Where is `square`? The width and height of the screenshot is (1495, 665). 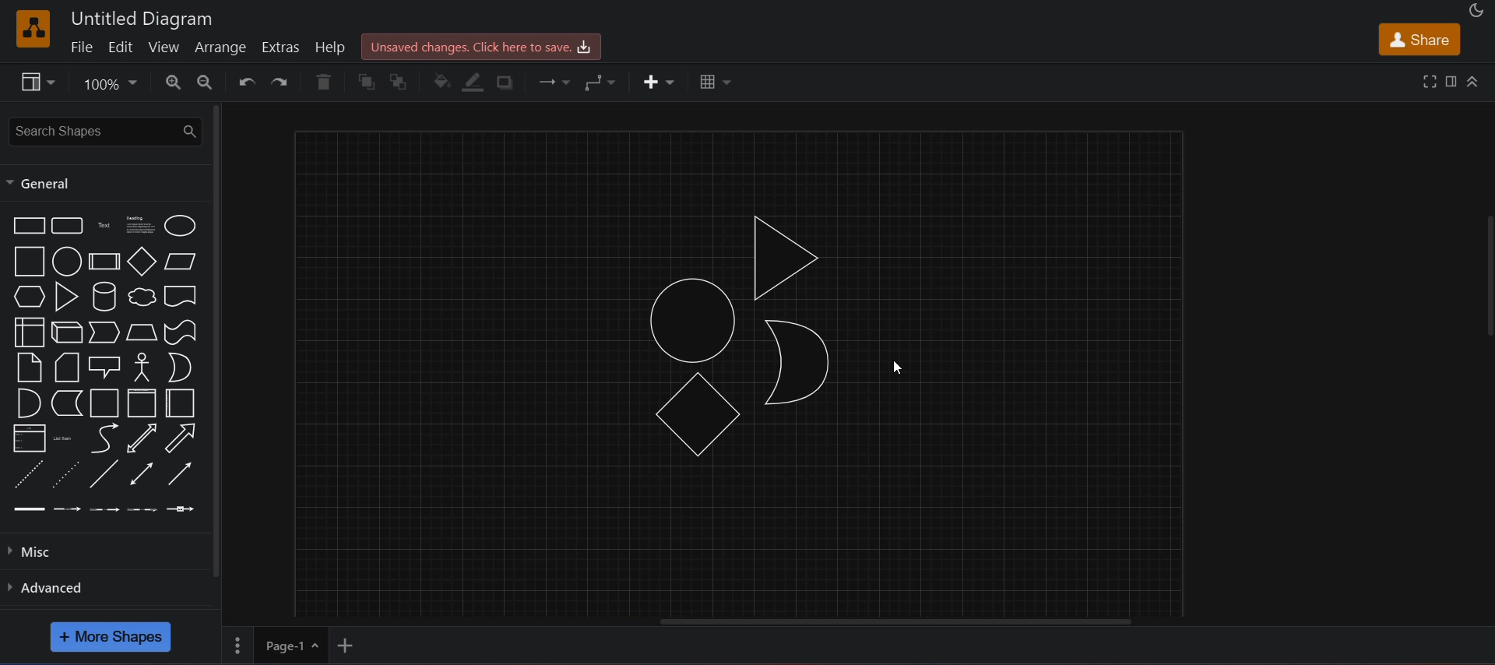
square is located at coordinates (26, 261).